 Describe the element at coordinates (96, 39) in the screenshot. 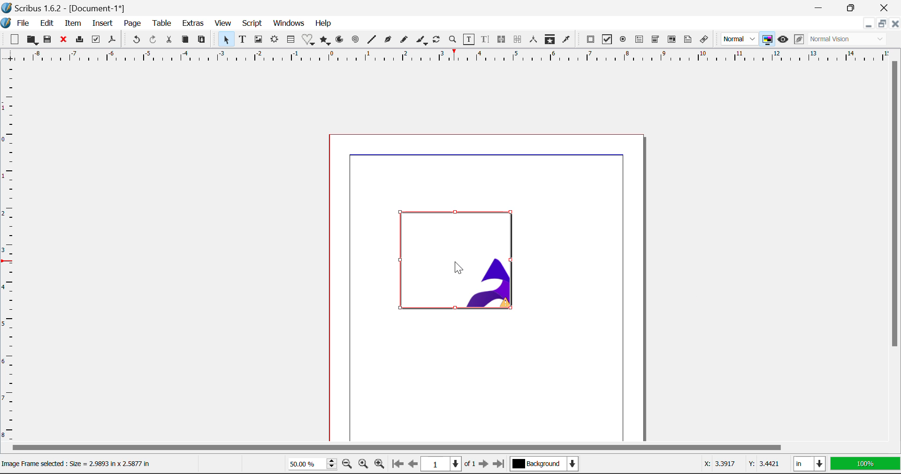

I see `Preflight Verifier` at that location.